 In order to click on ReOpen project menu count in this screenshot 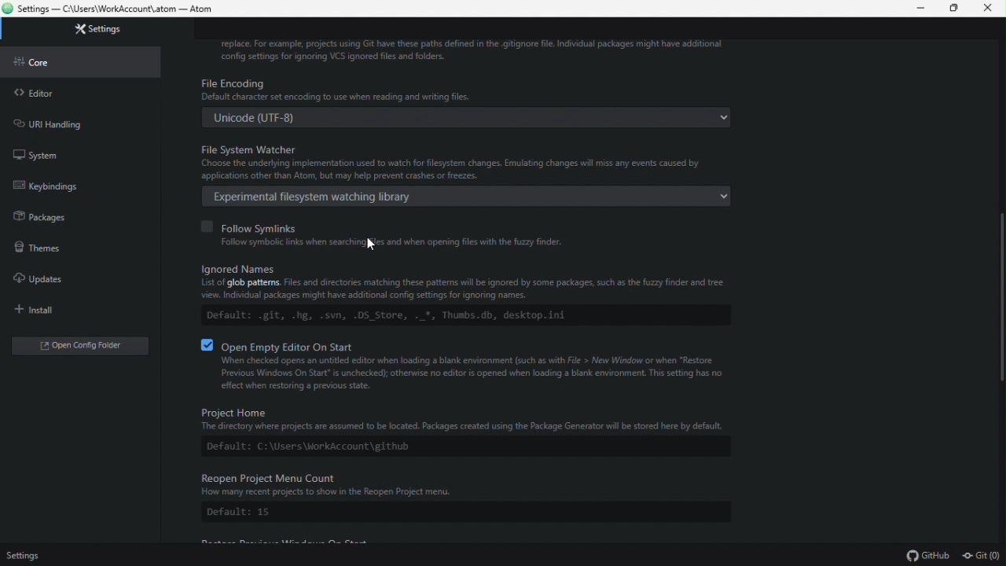, I will do `click(463, 498)`.